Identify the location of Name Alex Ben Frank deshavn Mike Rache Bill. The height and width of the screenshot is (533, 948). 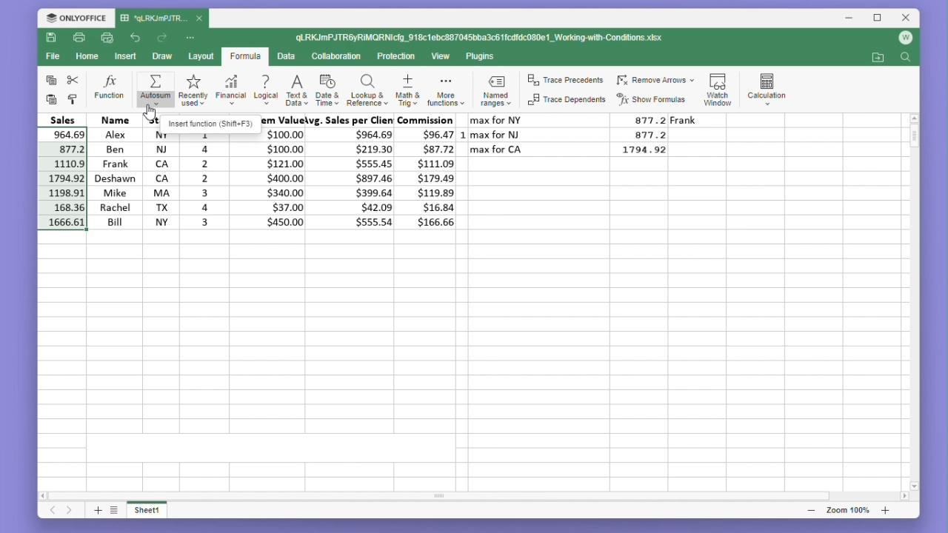
(114, 171).